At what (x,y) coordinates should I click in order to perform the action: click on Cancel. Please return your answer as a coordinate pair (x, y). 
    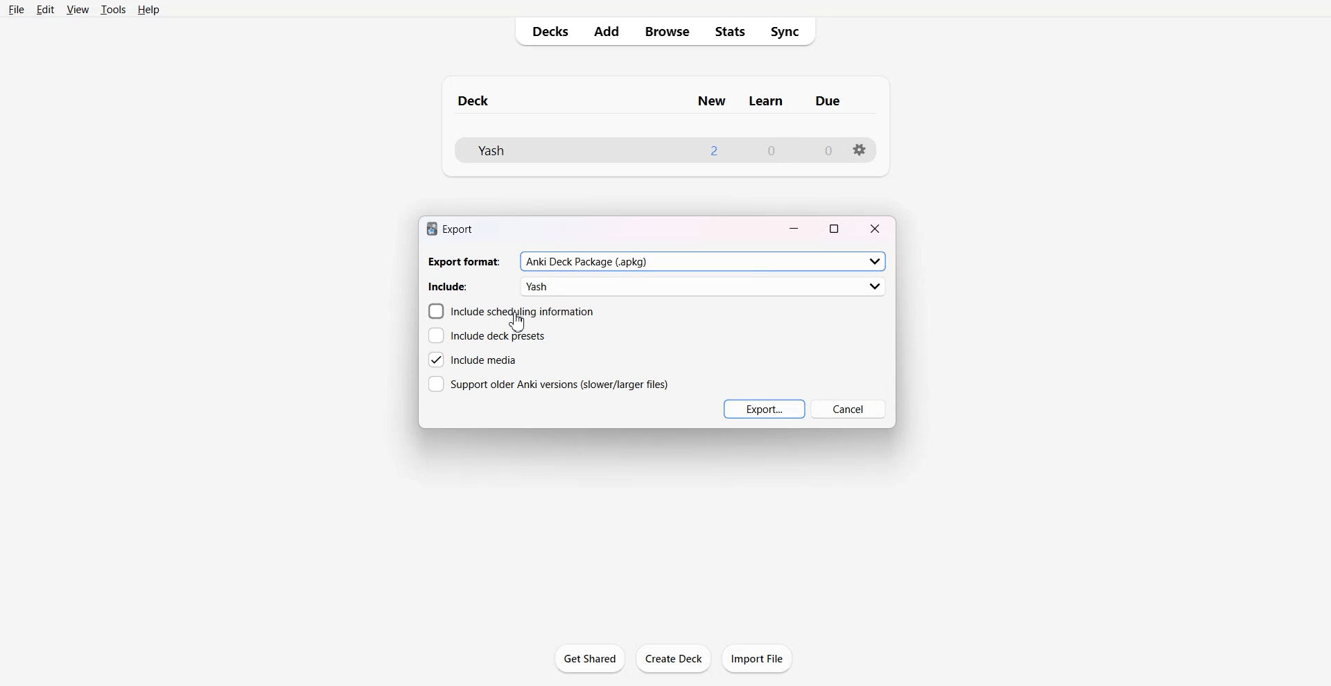
    Looking at the image, I should click on (848, 409).